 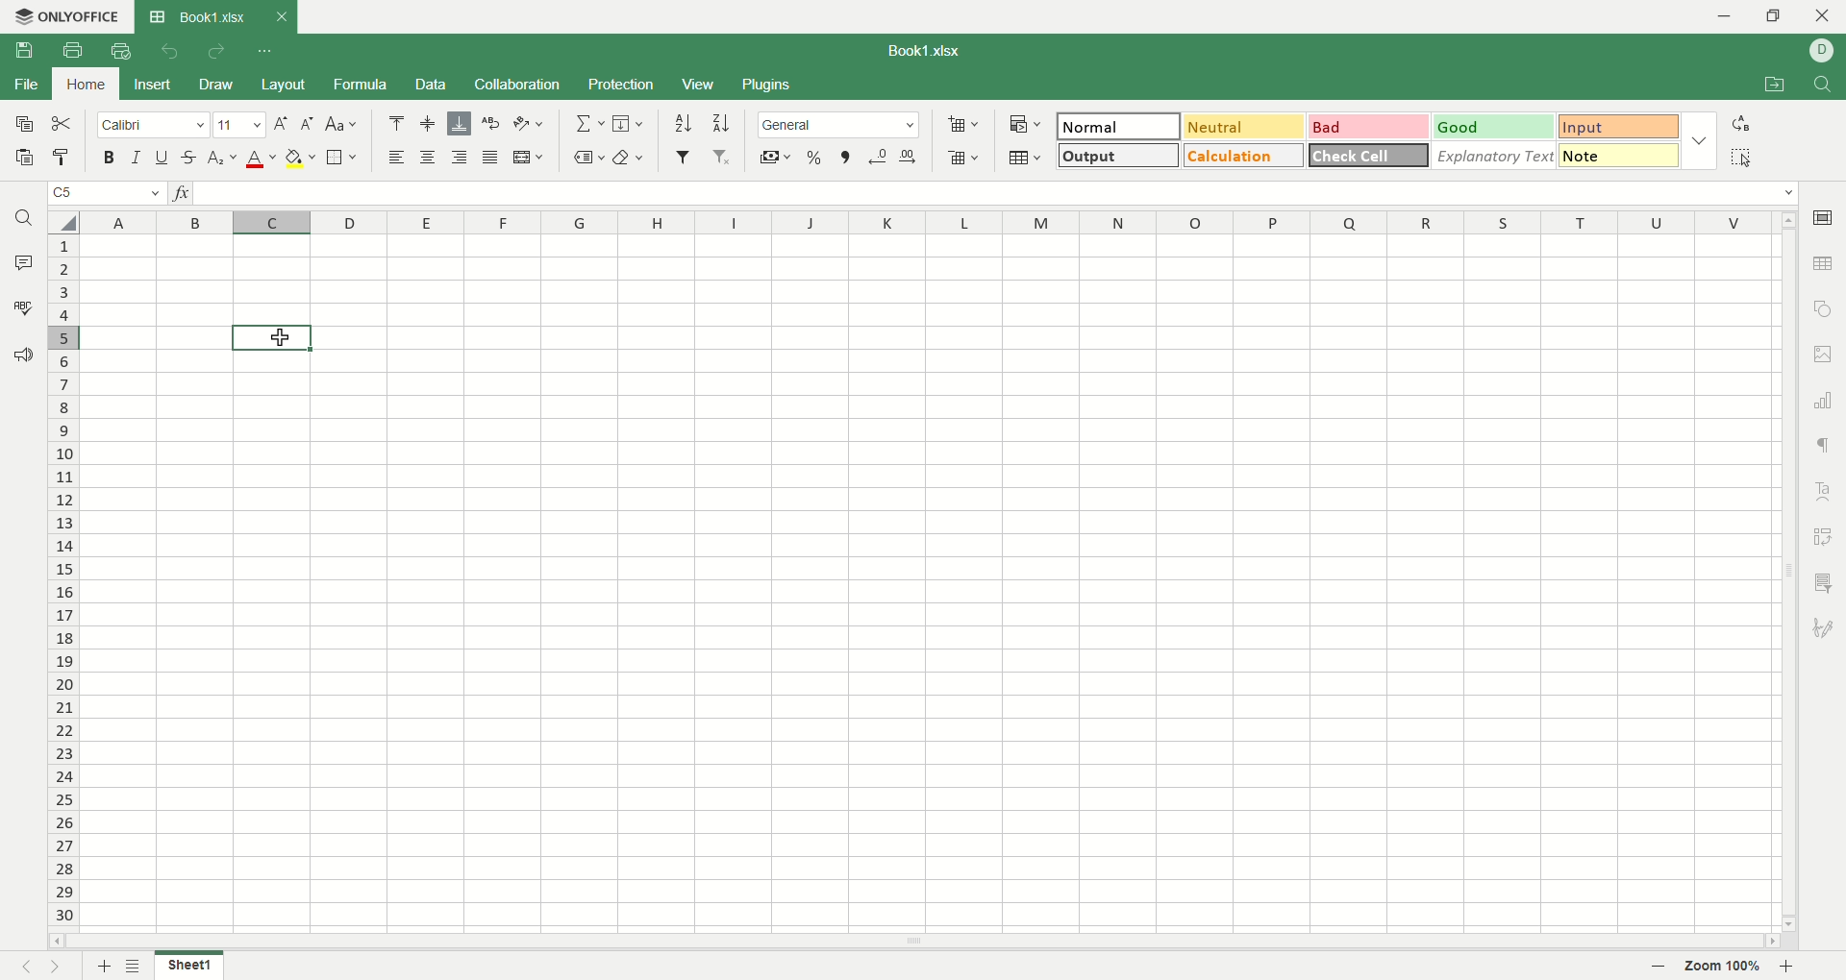 I want to click on named ranges, so click(x=588, y=157).